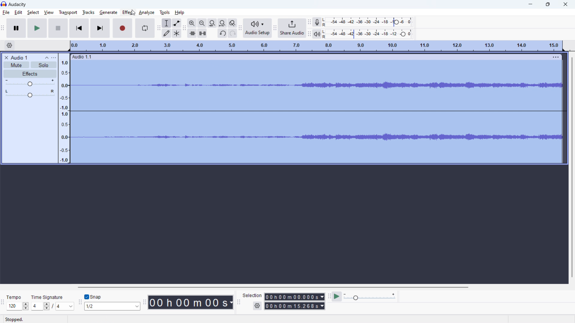 The image size is (575, 323). What do you see at coordinates (319, 22) in the screenshot?
I see `recording meter` at bounding box center [319, 22].